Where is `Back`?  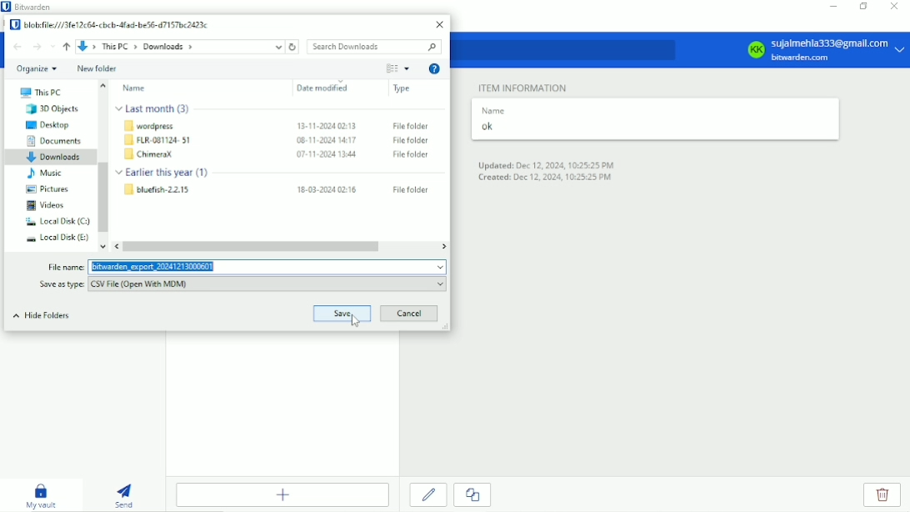 Back is located at coordinates (17, 47).